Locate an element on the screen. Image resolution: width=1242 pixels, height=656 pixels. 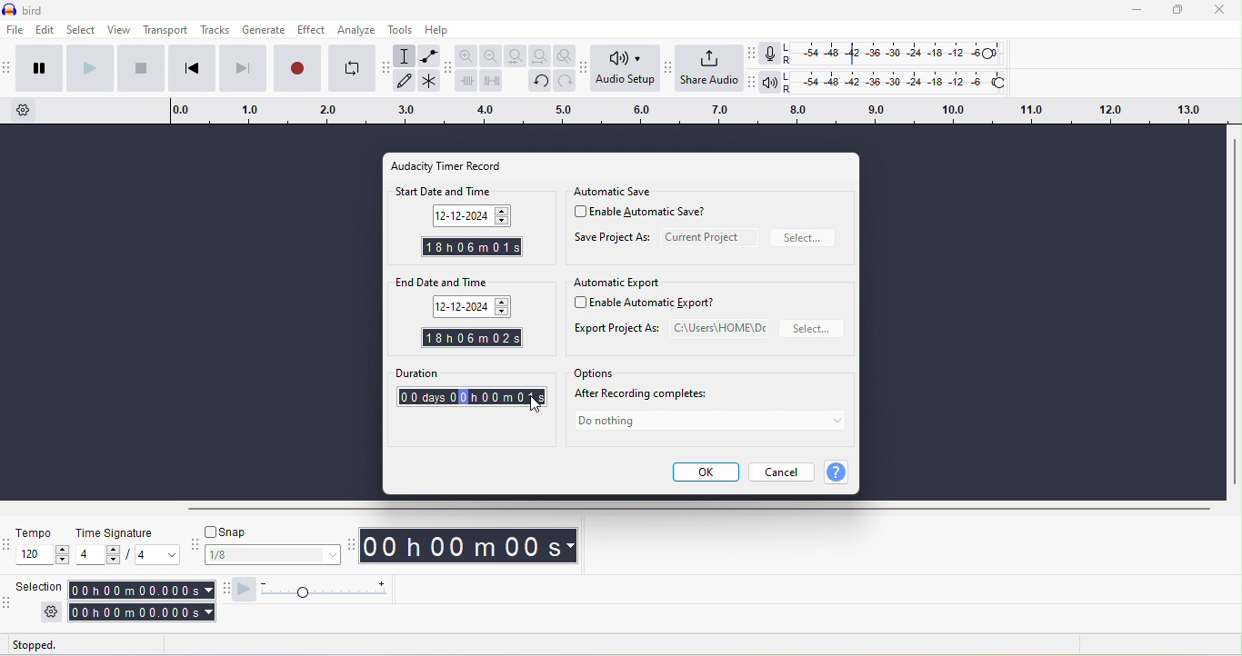
save project as is located at coordinates (612, 240).